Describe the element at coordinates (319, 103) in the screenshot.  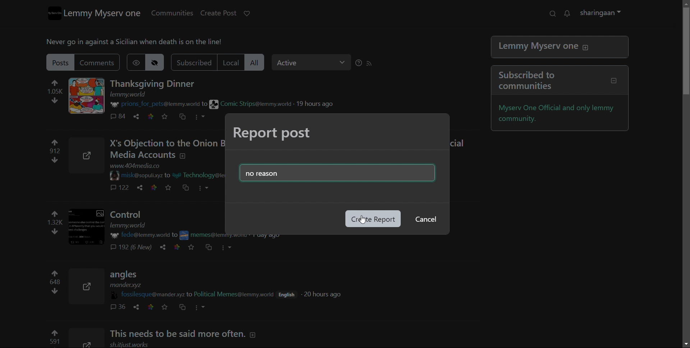
I see `19 hours ago(time of posting)` at that location.